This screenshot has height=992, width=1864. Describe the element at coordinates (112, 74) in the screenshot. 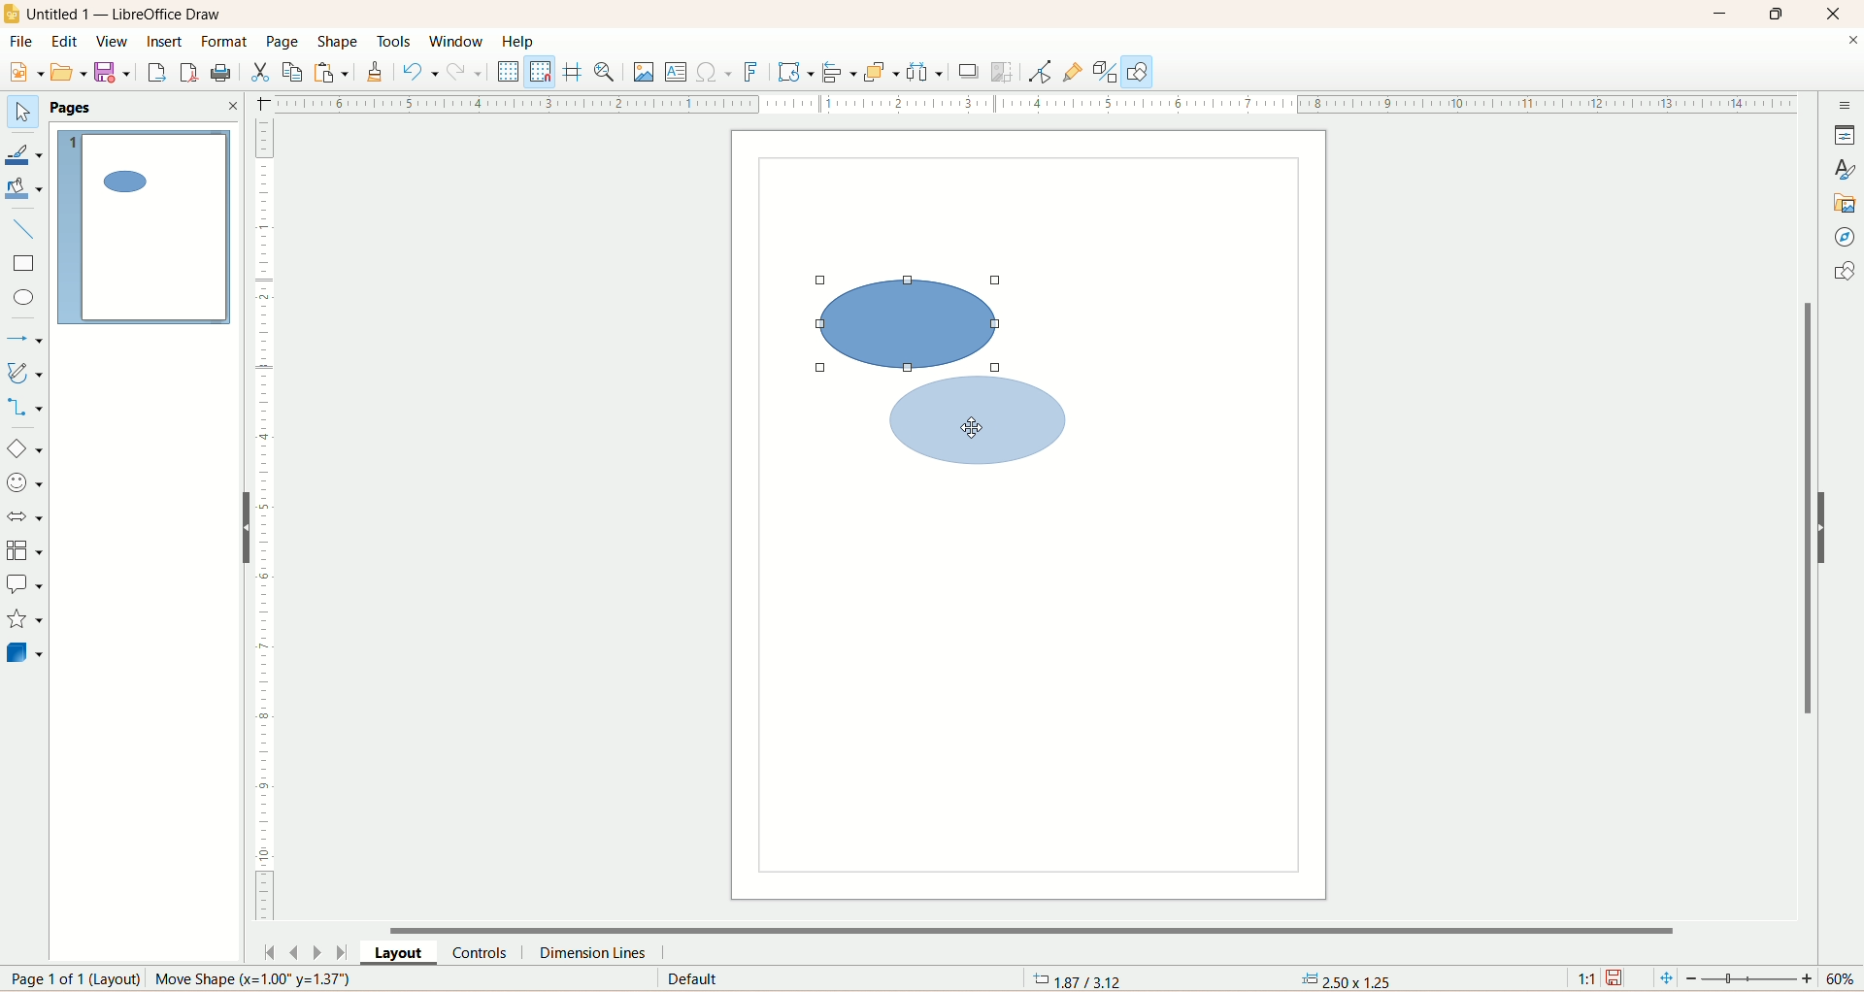

I see `save` at that location.